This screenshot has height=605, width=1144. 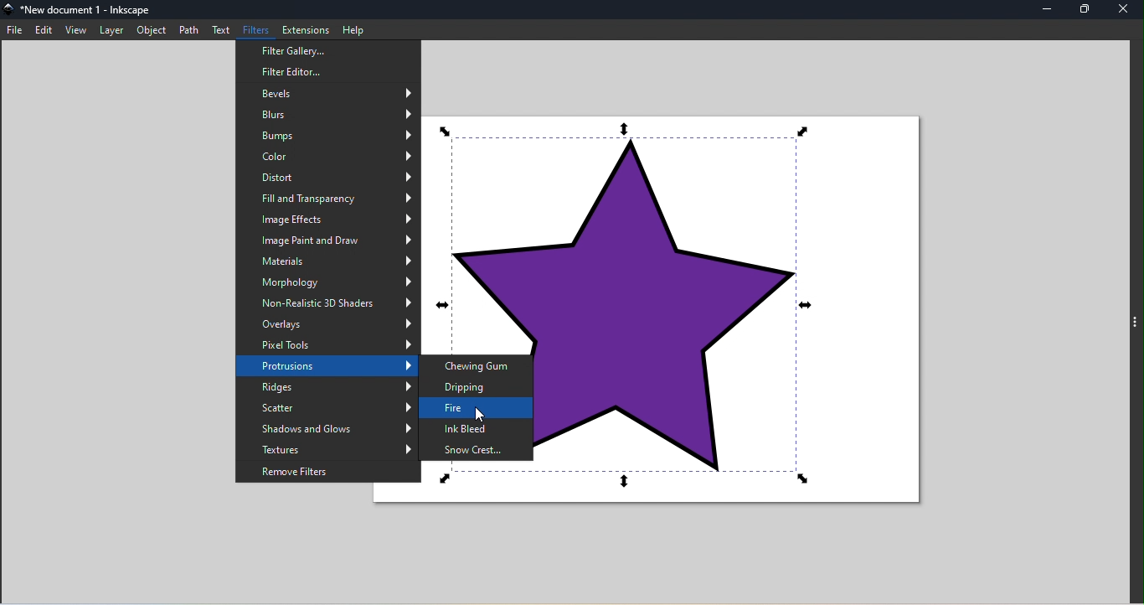 I want to click on File name, so click(x=85, y=9).